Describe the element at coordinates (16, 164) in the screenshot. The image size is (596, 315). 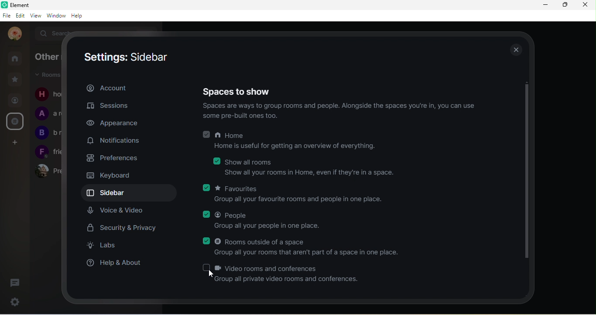
I see `create a space ` at that location.